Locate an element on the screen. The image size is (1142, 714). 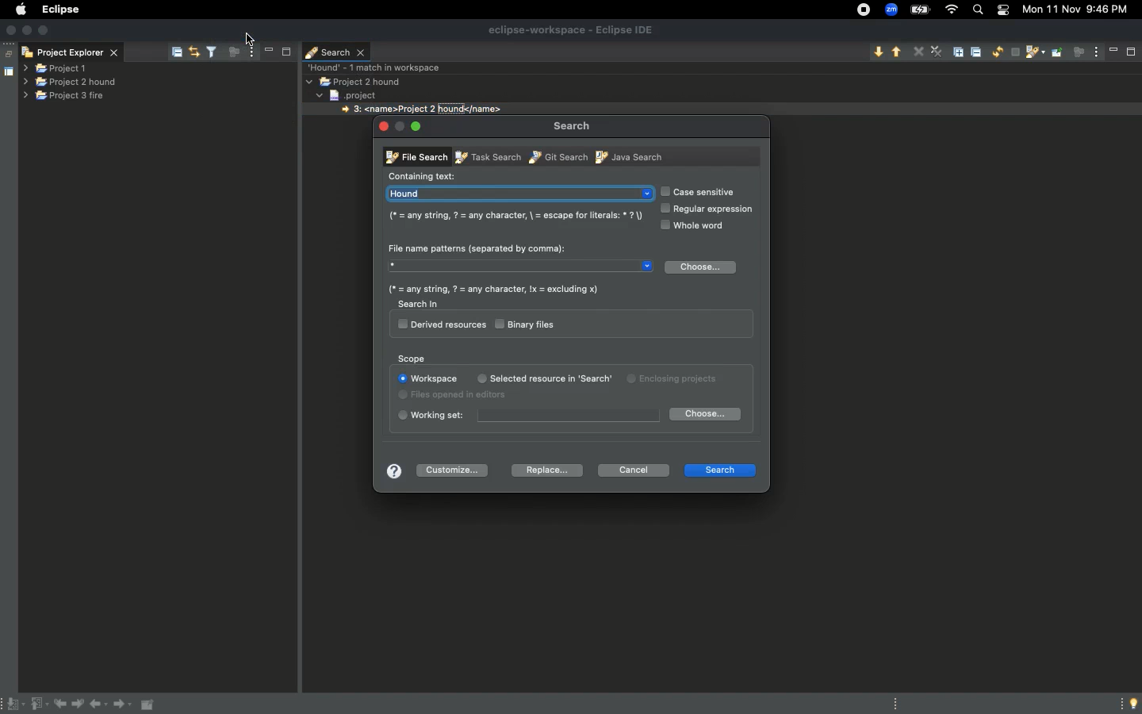
filter is located at coordinates (212, 52).